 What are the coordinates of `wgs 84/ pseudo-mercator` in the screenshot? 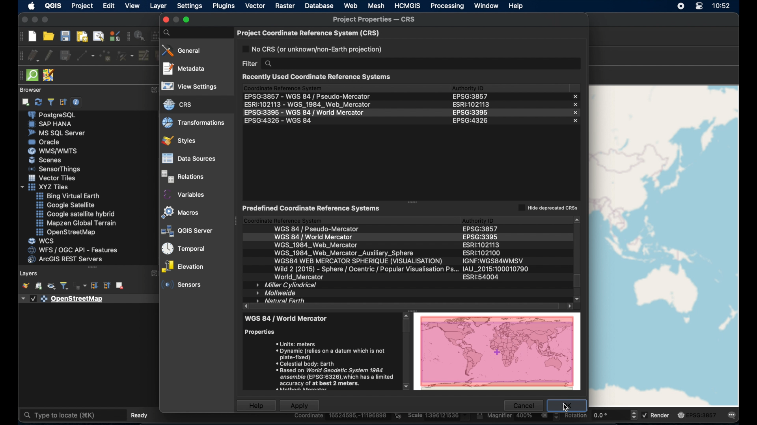 It's located at (319, 229).